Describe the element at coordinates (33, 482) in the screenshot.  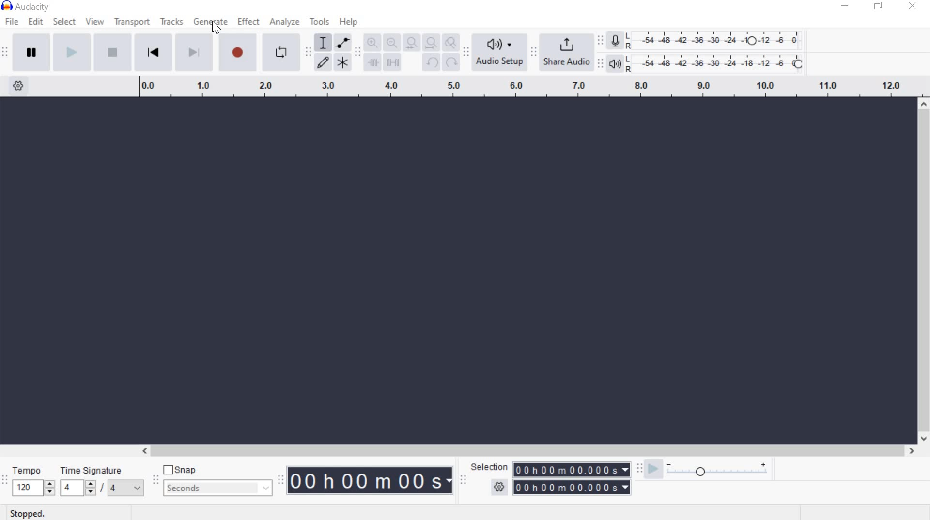
I see `tempo` at that location.